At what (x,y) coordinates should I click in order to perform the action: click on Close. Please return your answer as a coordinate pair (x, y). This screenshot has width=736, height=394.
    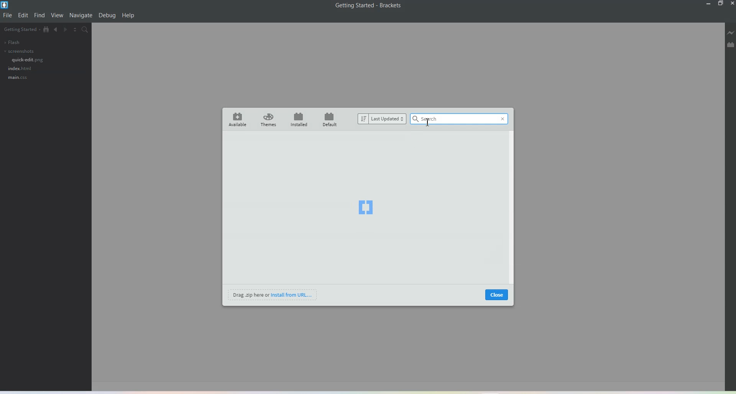
    Looking at the image, I should click on (731, 3).